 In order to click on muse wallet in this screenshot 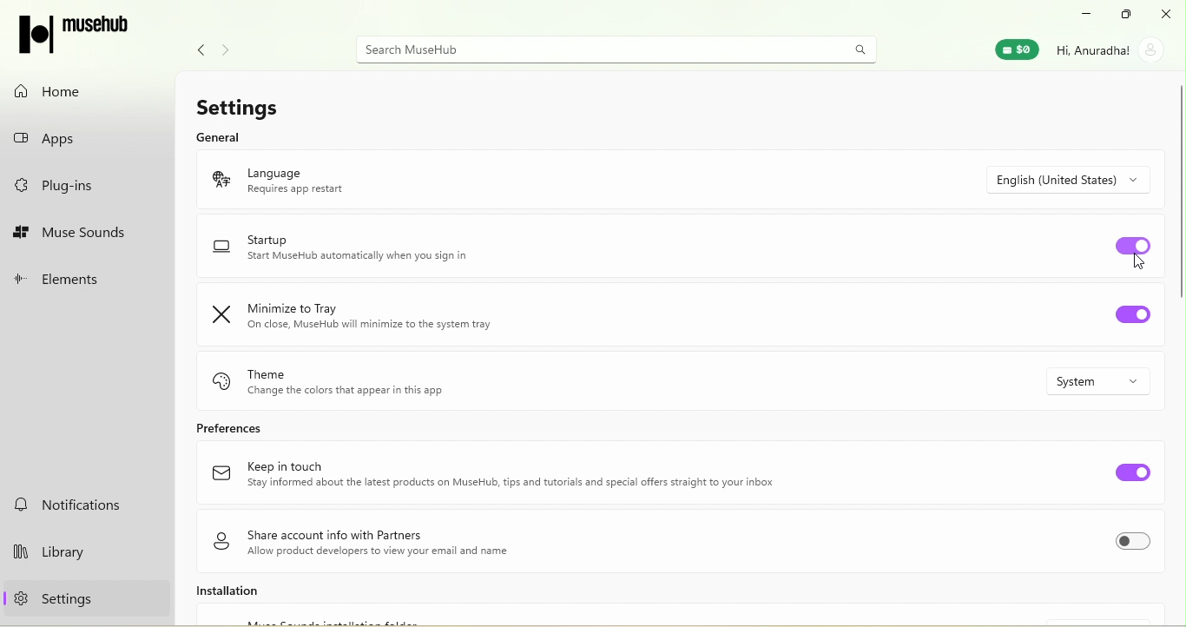, I will do `click(1012, 51)`.